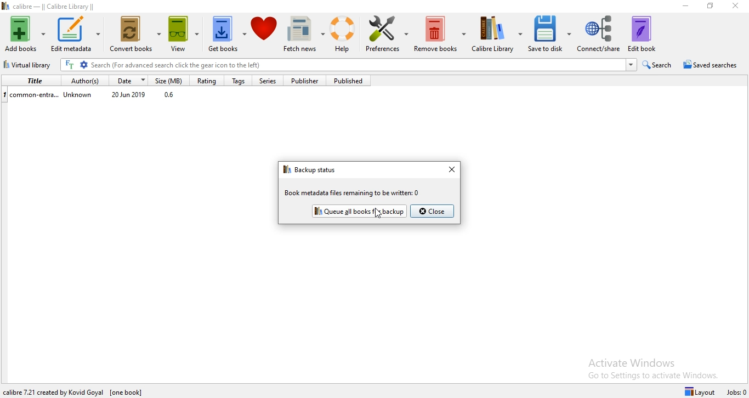 The image size is (749, 398). Describe the element at coordinates (84, 65) in the screenshot. I see `Advanced search` at that location.